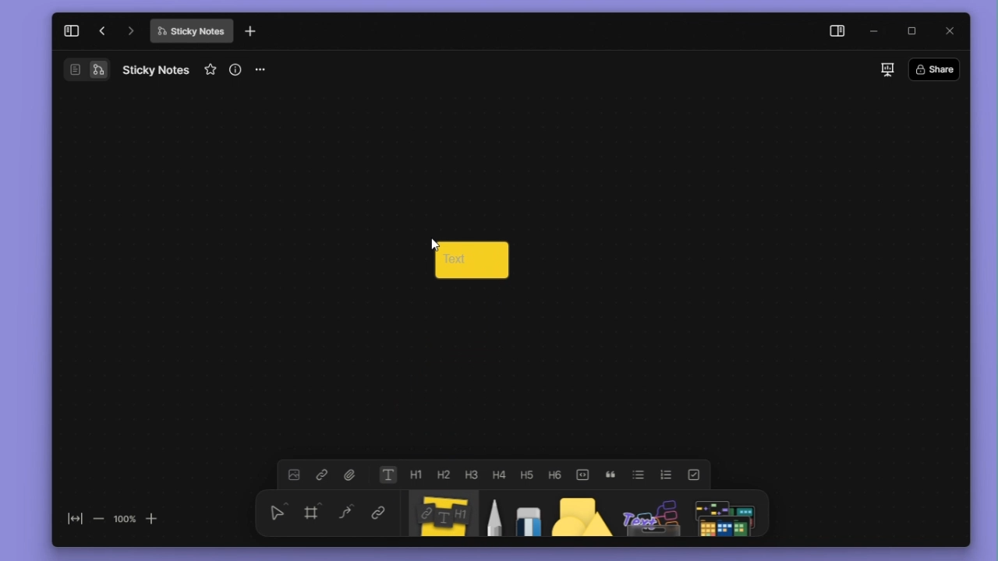  I want to click on collapse sidebar, so click(71, 37).